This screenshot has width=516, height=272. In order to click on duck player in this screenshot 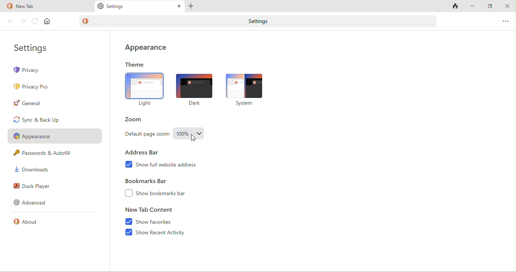, I will do `click(35, 186)`.